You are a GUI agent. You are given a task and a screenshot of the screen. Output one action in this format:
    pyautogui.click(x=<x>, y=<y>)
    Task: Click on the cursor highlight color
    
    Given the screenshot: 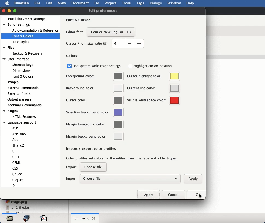 What is the action you would take?
    pyautogui.click(x=153, y=76)
    